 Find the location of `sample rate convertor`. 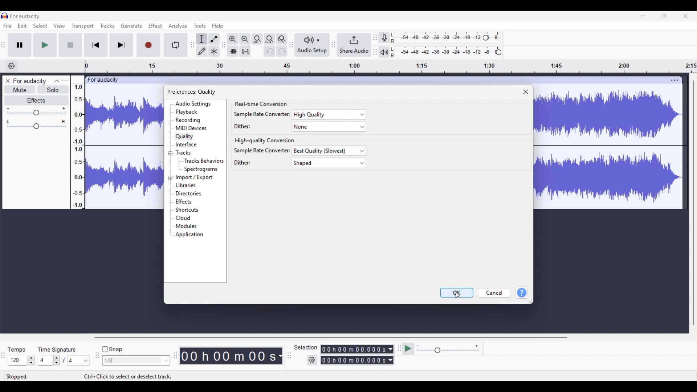

sample rate convertor is located at coordinates (262, 113).